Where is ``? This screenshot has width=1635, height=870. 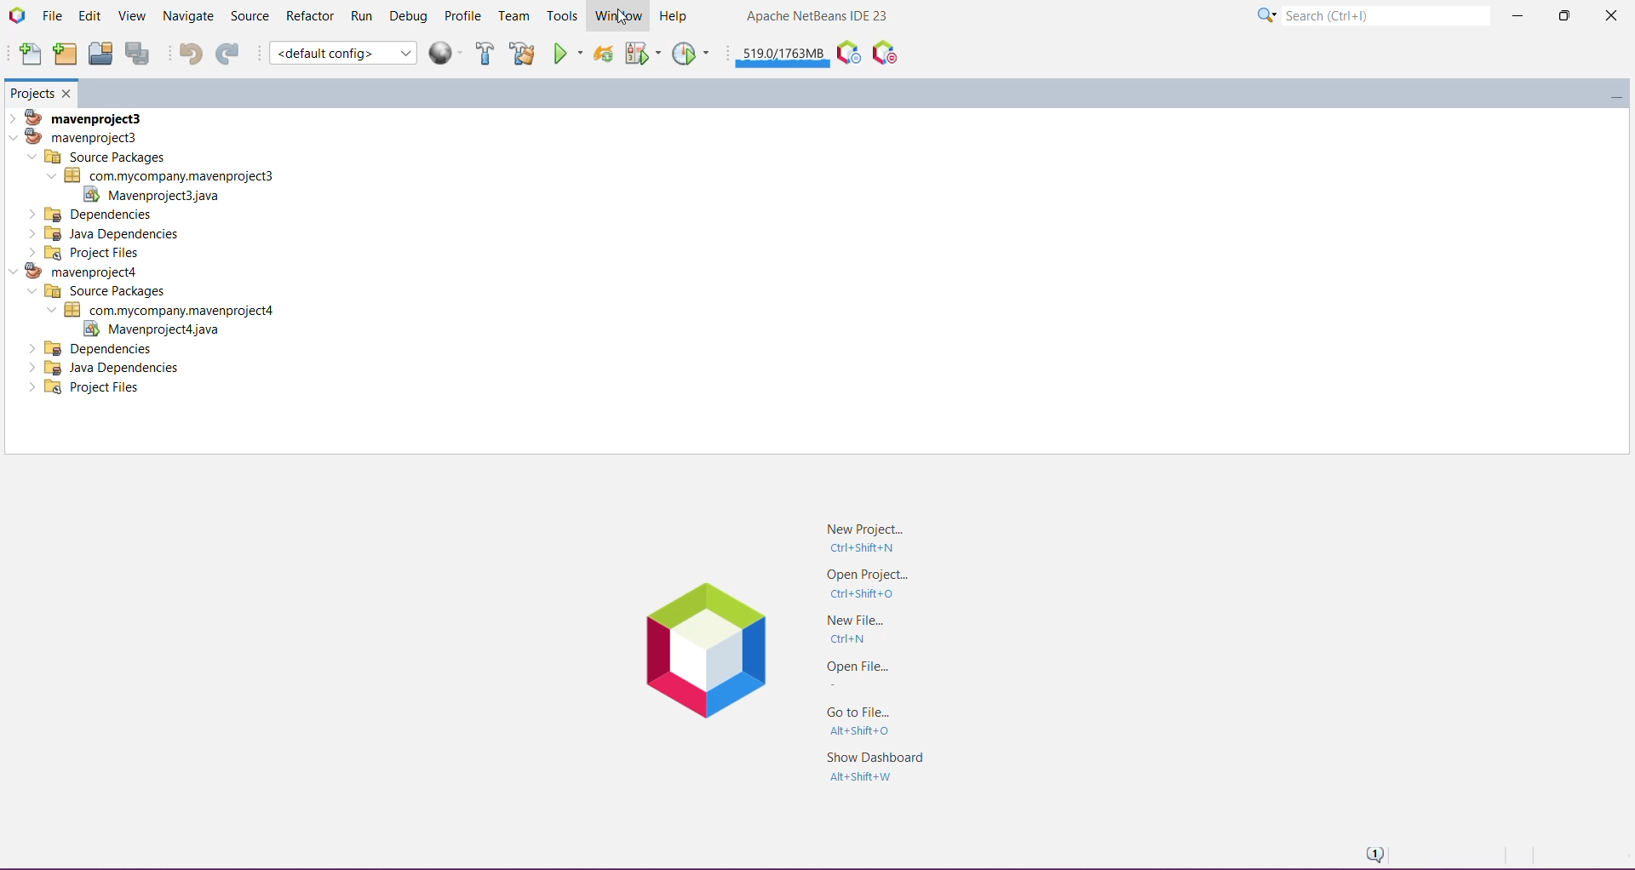
 is located at coordinates (93, 348).